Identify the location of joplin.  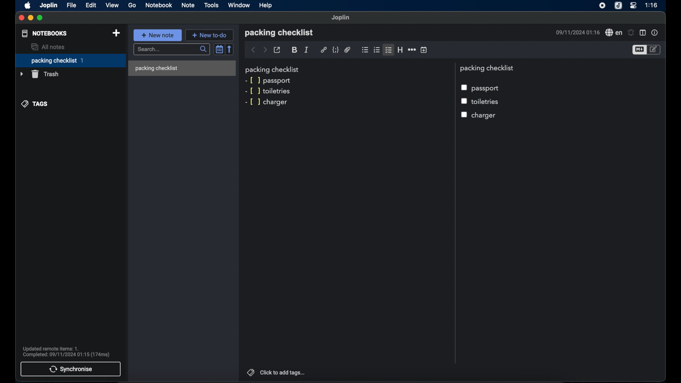
(341, 18).